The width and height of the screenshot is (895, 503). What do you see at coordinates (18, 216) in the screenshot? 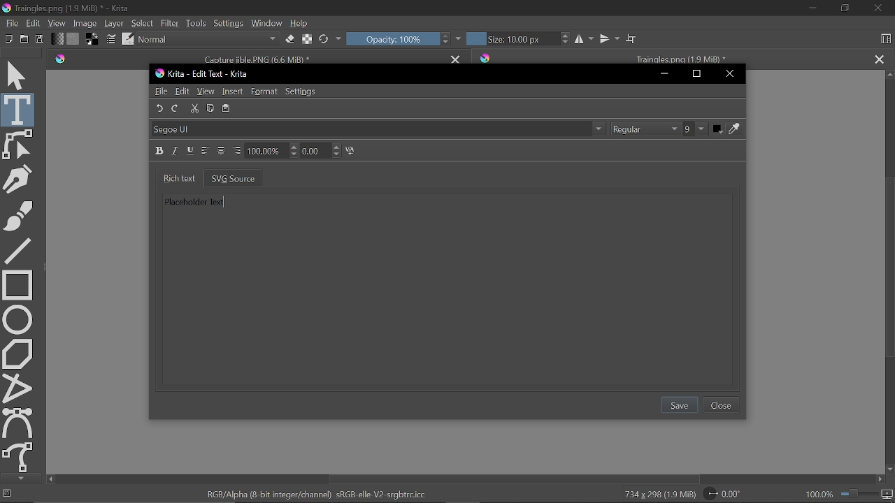
I see `Freehand brush` at bounding box center [18, 216].